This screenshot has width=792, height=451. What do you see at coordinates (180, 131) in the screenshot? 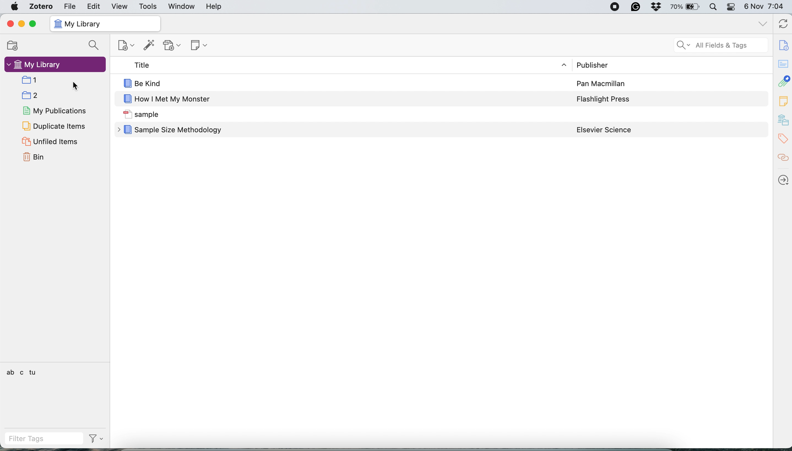
I see `Sample Size Methodology` at bounding box center [180, 131].